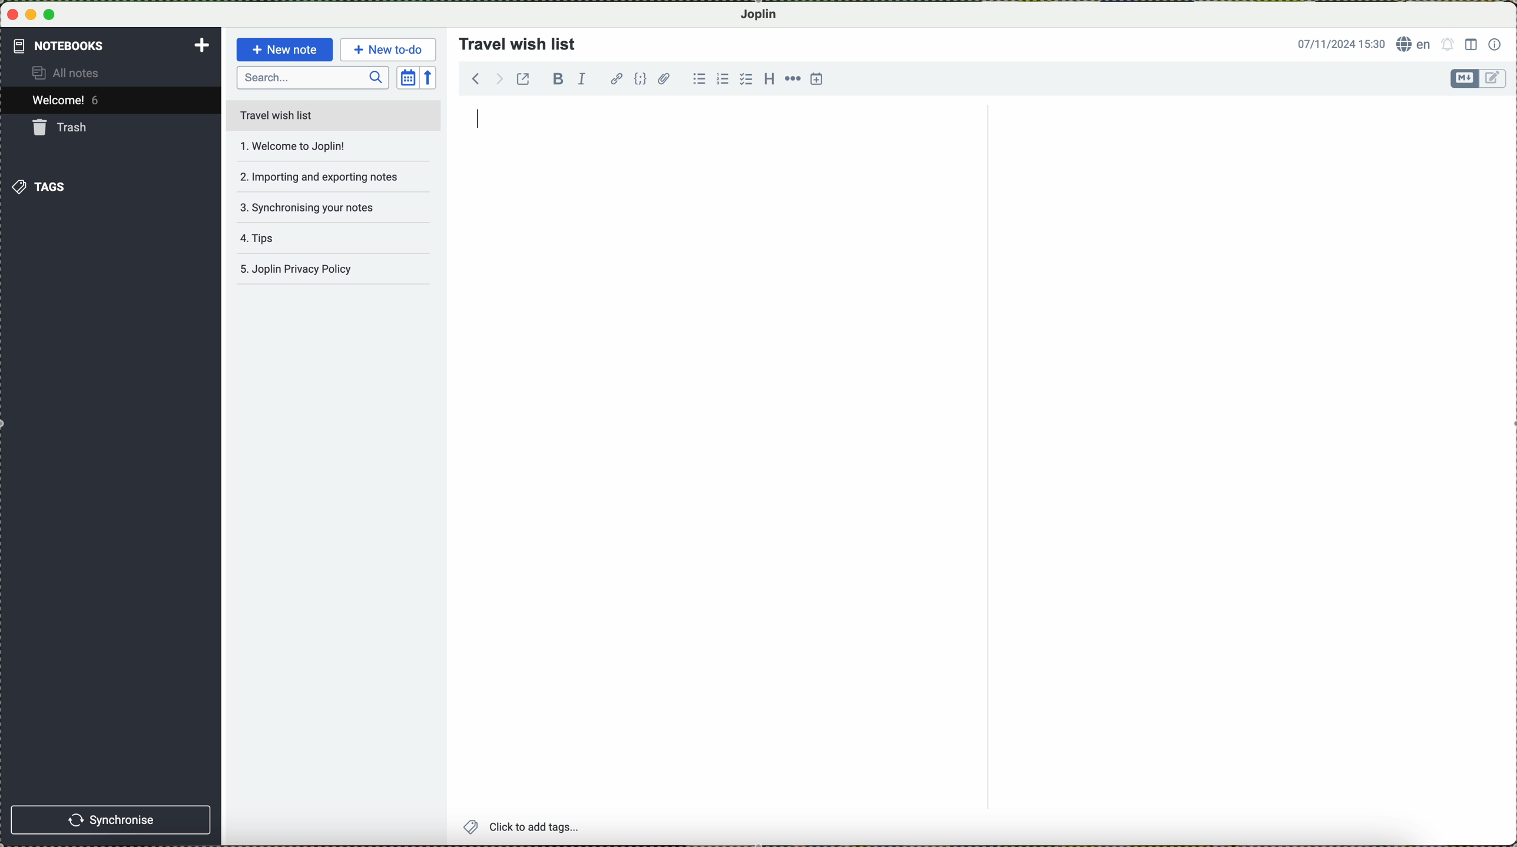 The width and height of the screenshot is (1517, 847). Describe the element at coordinates (744, 79) in the screenshot. I see `checkbox` at that location.